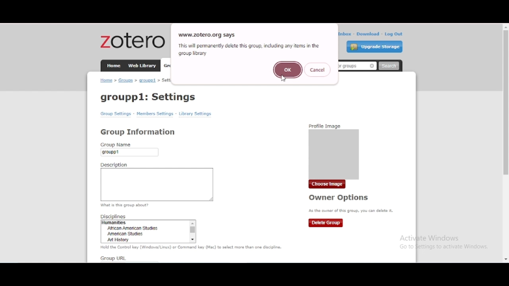  I want to click on search, so click(389, 66).